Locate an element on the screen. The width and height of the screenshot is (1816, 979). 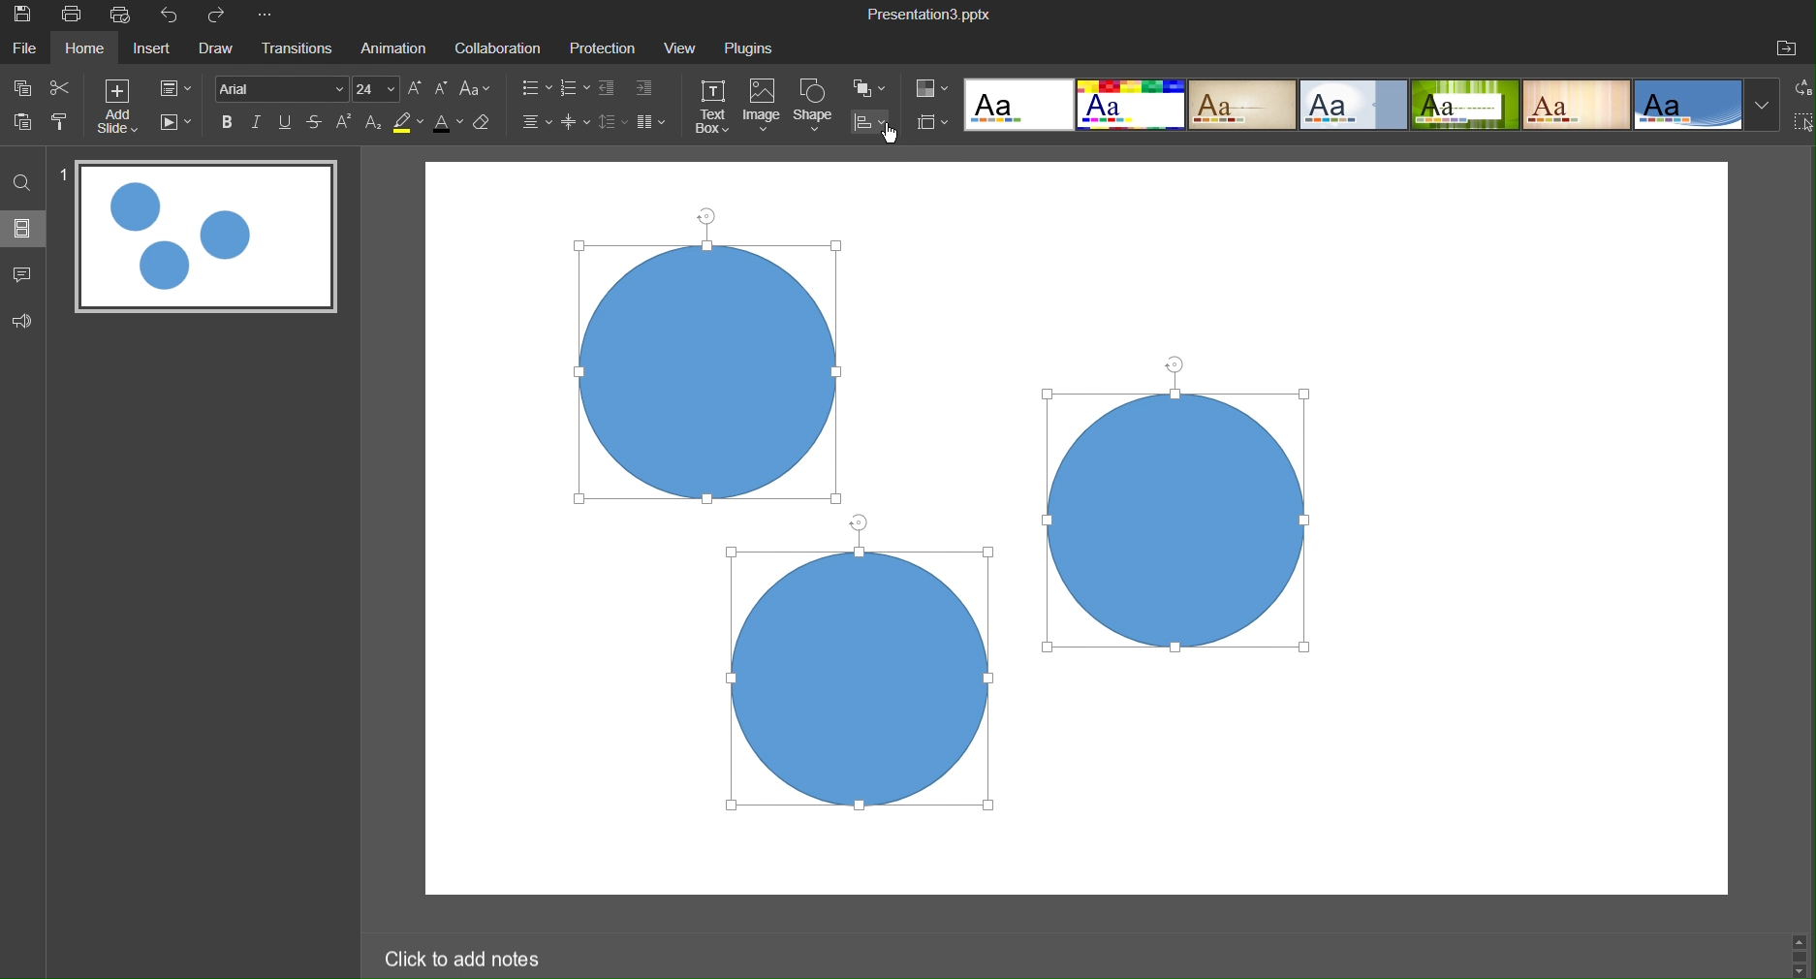
Underline is located at coordinates (289, 122).